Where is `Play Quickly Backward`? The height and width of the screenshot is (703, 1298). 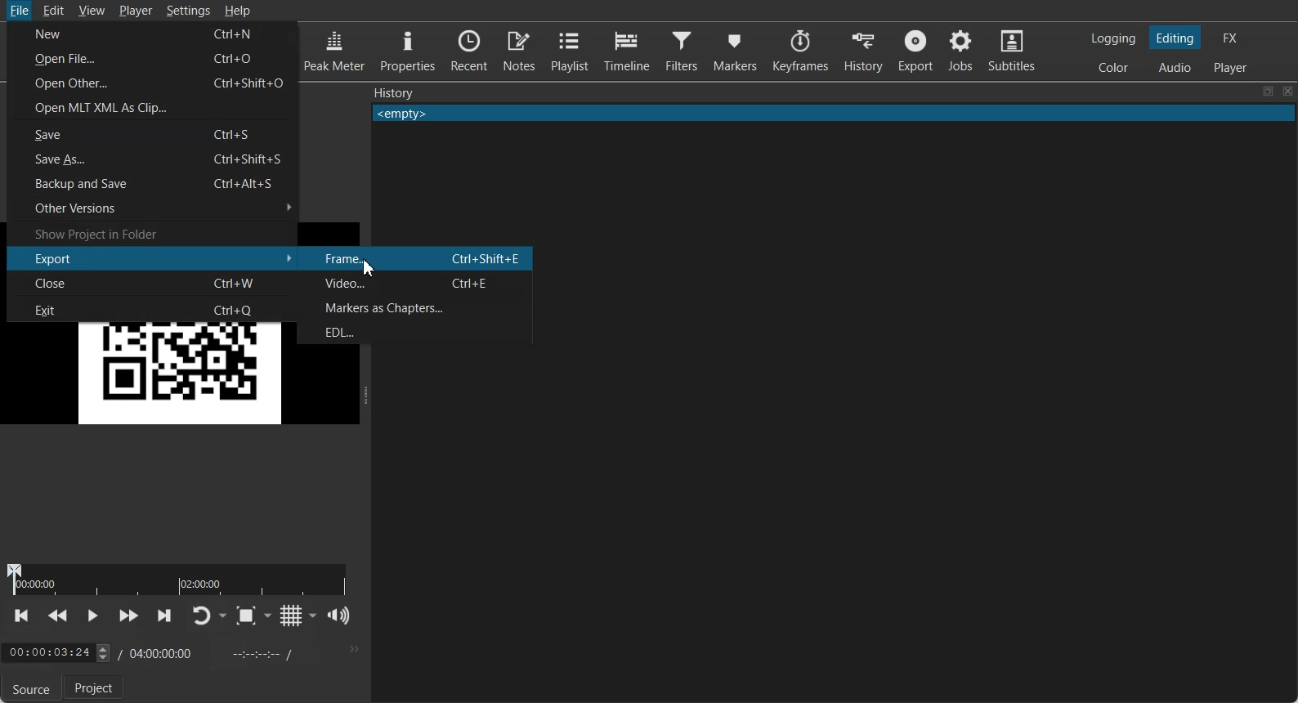 Play Quickly Backward is located at coordinates (58, 616).